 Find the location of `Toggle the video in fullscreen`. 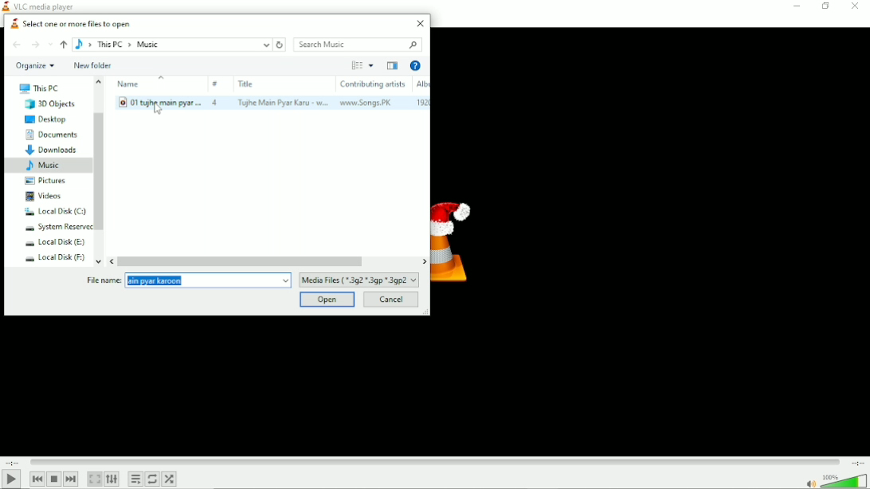

Toggle the video in fullscreen is located at coordinates (94, 479).